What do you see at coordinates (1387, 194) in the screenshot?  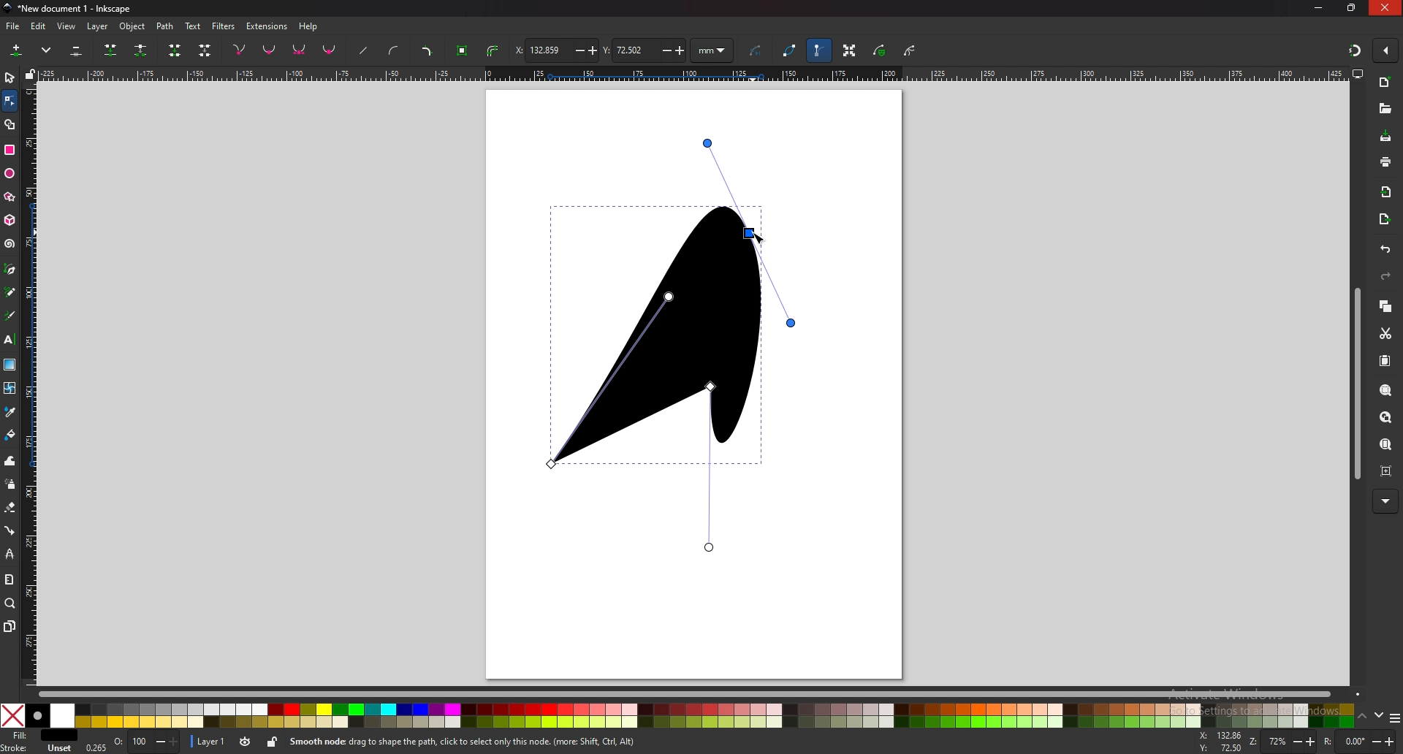 I see `import` at bounding box center [1387, 194].